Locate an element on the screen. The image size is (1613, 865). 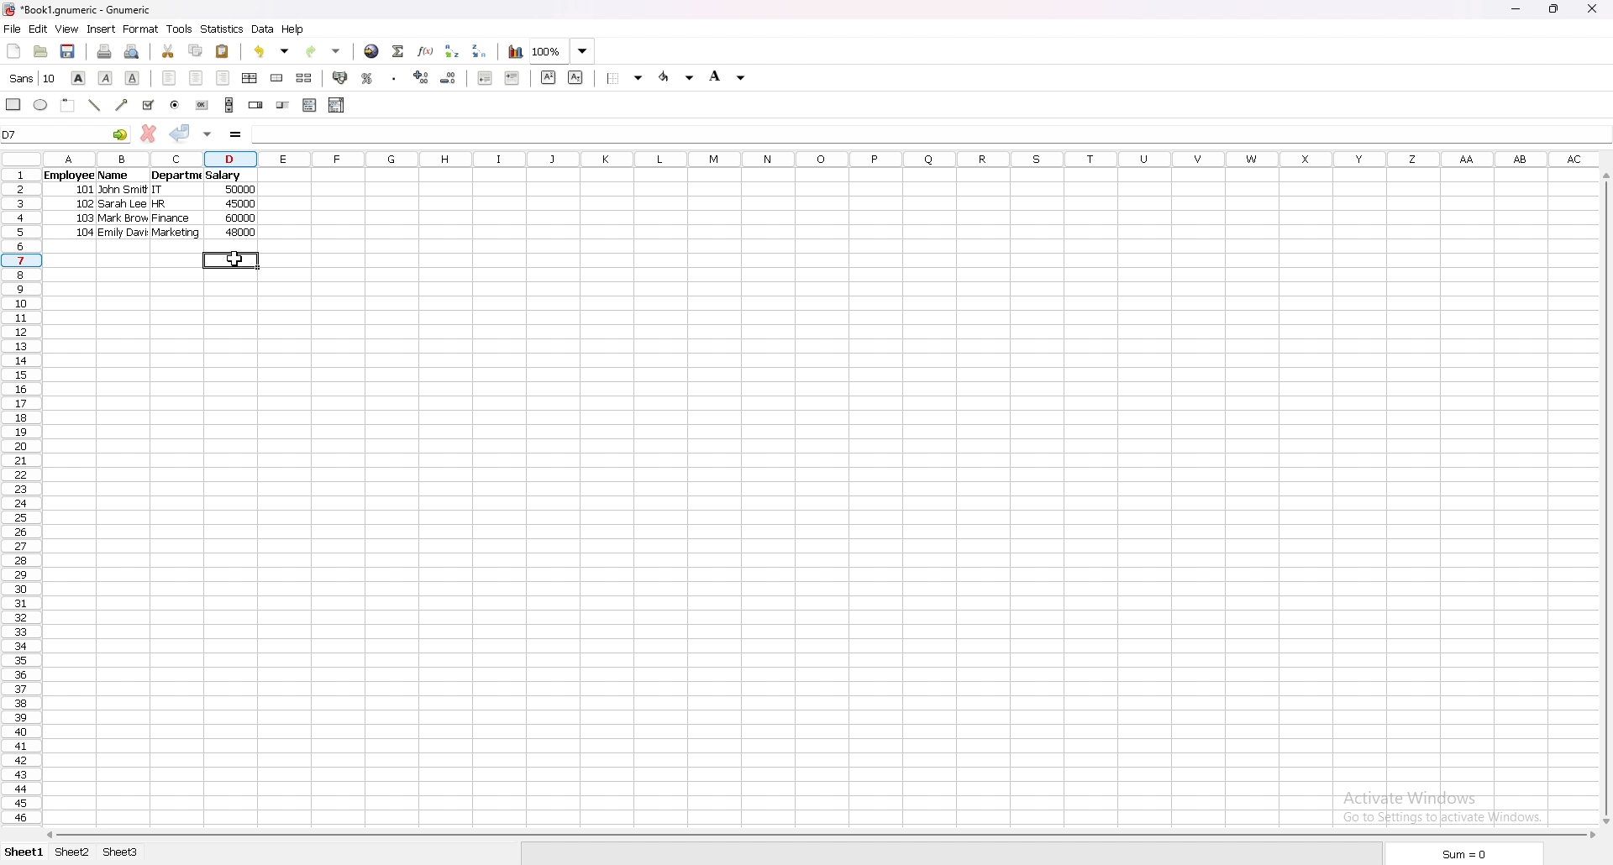
centre horizontally is located at coordinates (250, 78).